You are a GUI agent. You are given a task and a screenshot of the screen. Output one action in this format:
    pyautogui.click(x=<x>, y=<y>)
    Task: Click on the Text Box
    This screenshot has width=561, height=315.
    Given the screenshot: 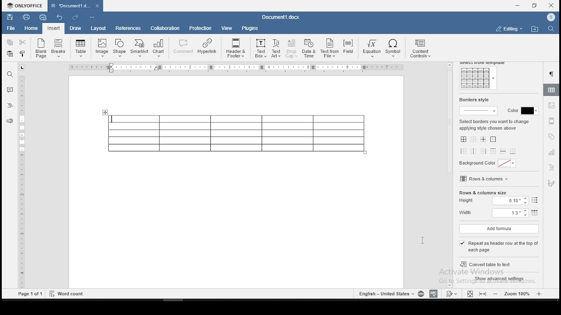 What is the action you would take?
    pyautogui.click(x=260, y=49)
    